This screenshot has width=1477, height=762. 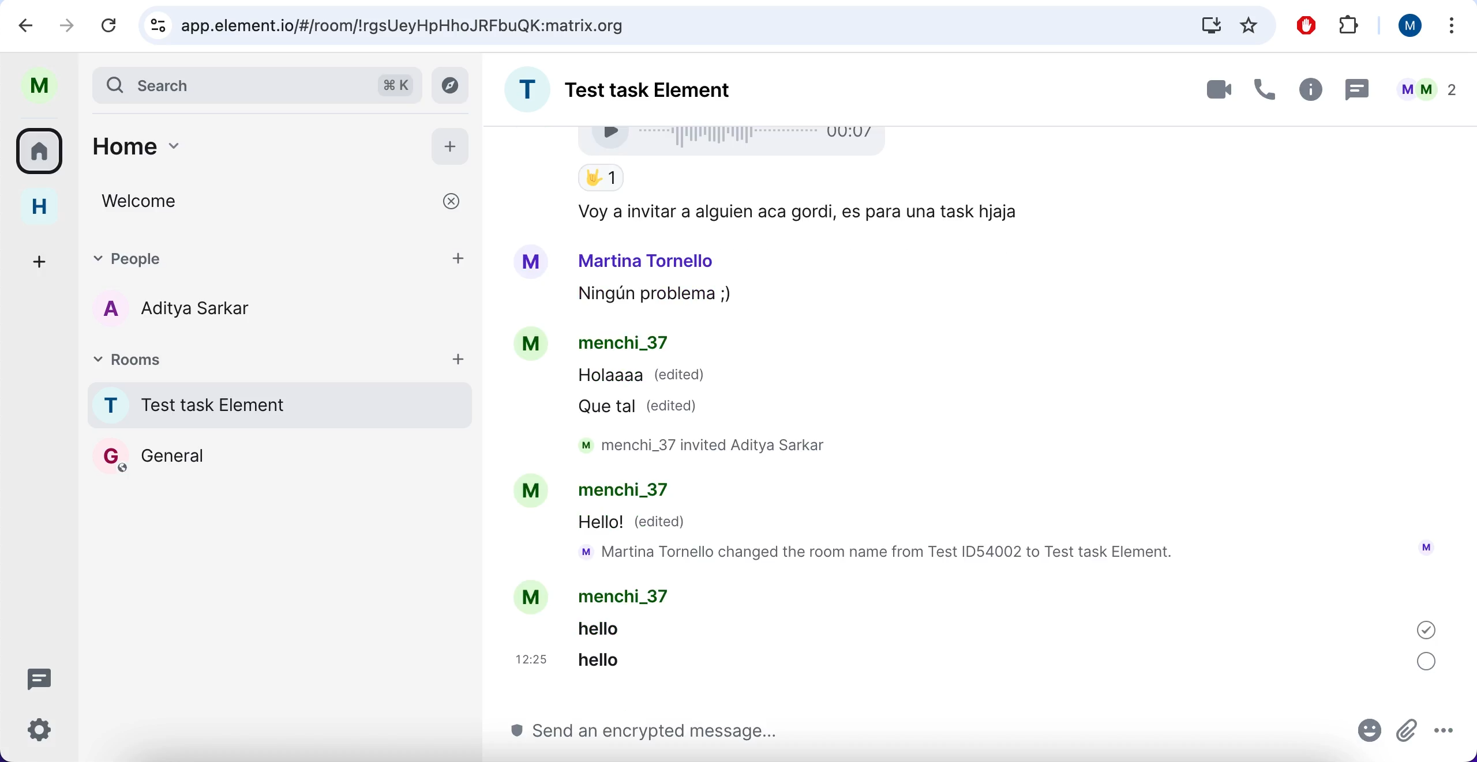 What do you see at coordinates (1405, 25) in the screenshot?
I see `user` at bounding box center [1405, 25].